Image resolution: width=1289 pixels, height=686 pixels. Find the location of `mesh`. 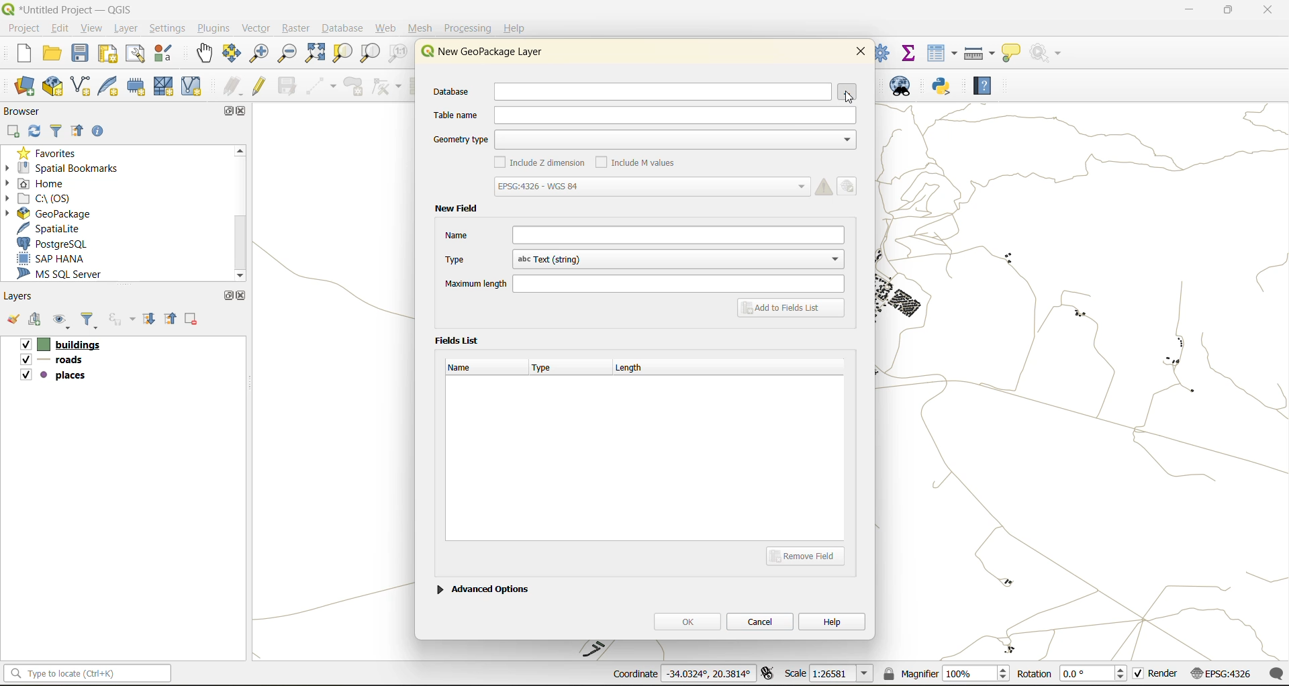

mesh is located at coordinates (165, 86).